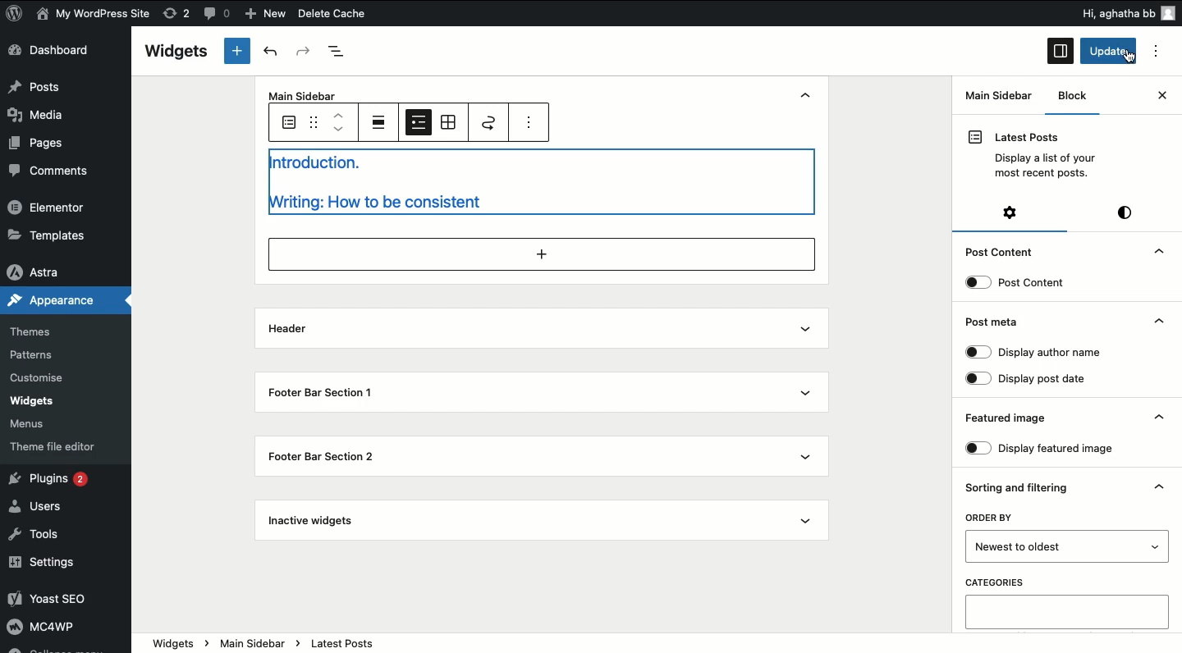  What do you see at coordinates (322, 453) in the screenshot?
I see `Footer bar section 2` at bounding box center [322, 453].